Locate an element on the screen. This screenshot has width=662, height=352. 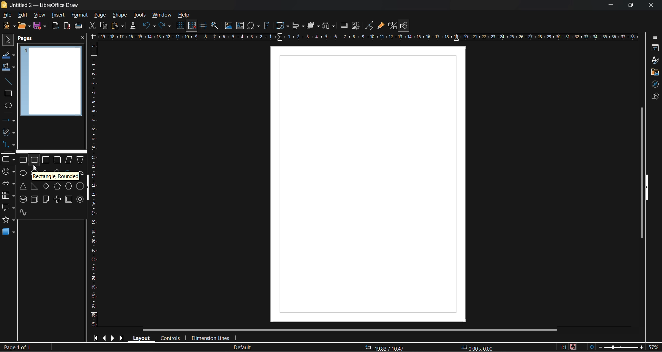
help is located at coordinates (184, 15).